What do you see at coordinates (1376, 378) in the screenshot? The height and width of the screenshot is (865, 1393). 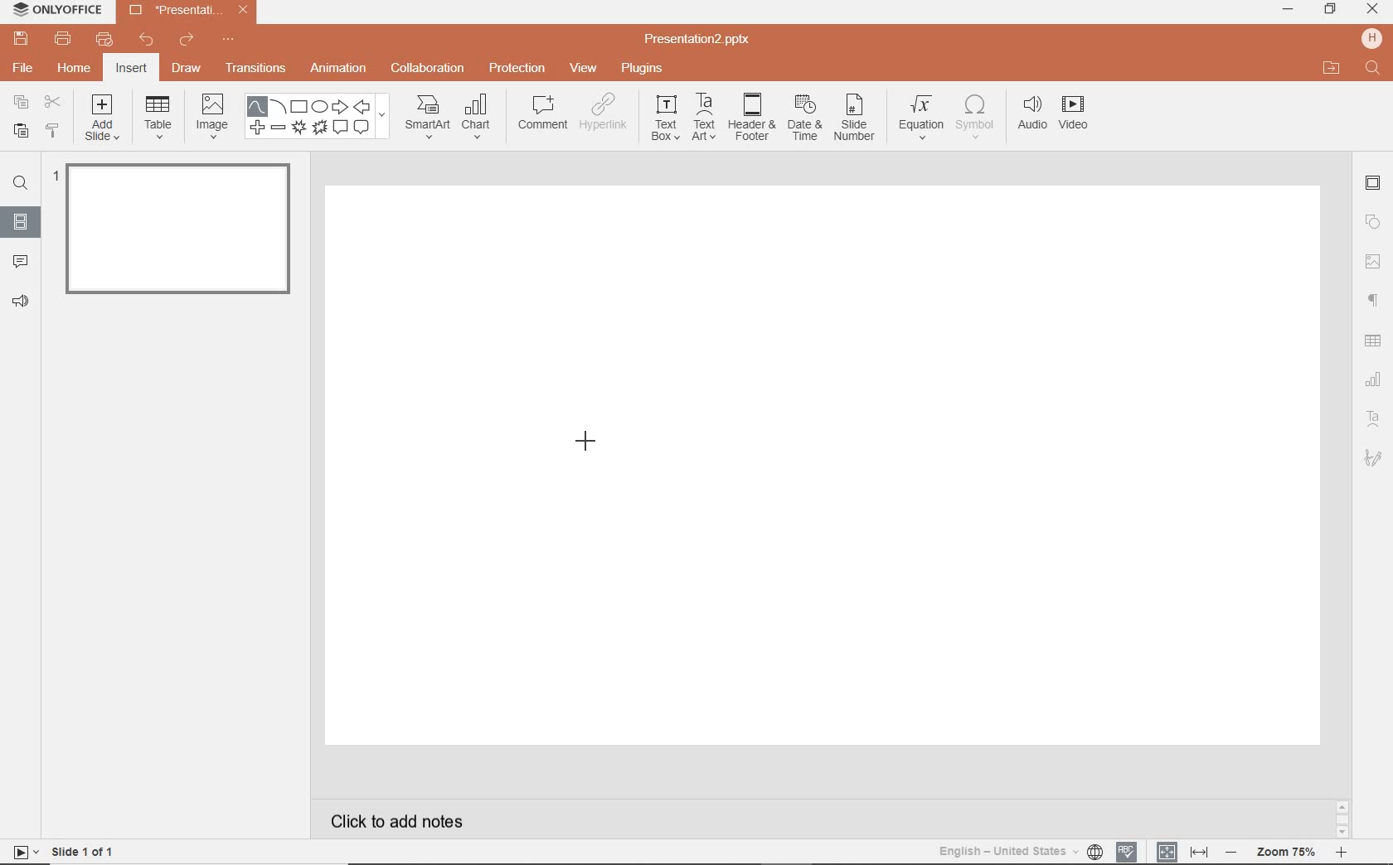 I see `CHART SETTINGS` at bounding box center [1376, 378].